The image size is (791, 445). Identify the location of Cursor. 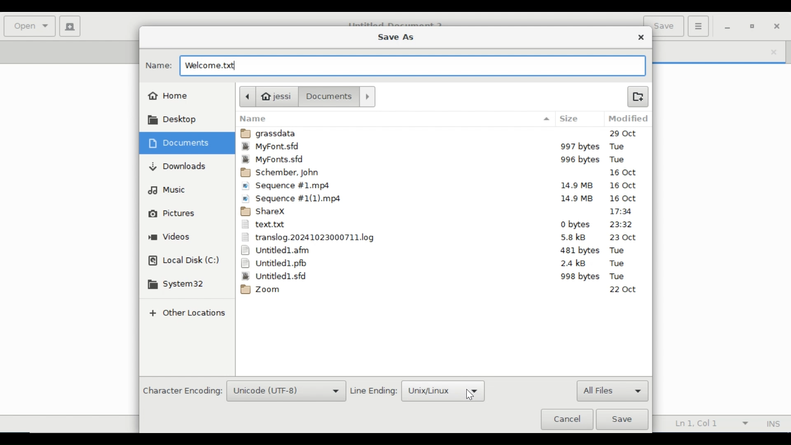
(468, 396).